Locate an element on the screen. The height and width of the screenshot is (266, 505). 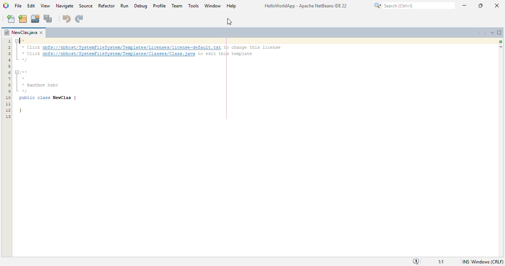
magnification ratio is located at coordinates (441, 262).